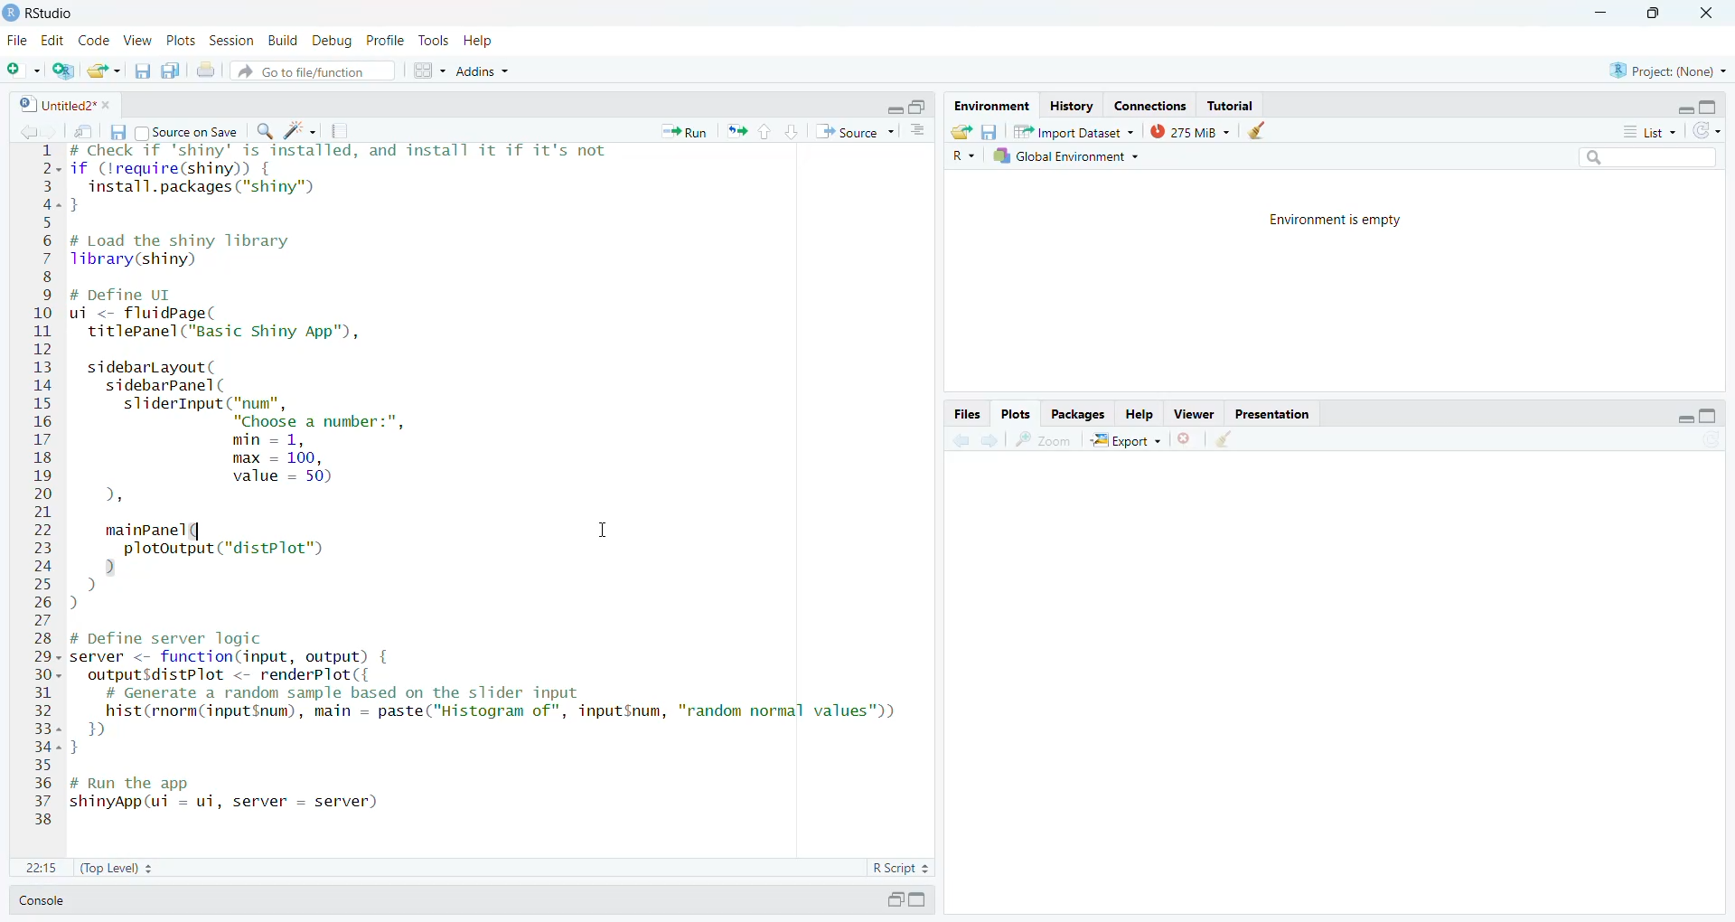 Image resolution: width=1735 pixels, height=922 pixels. Describe the element at coordinates (961, 131) in the screenshot. I see `open folder` at that location.